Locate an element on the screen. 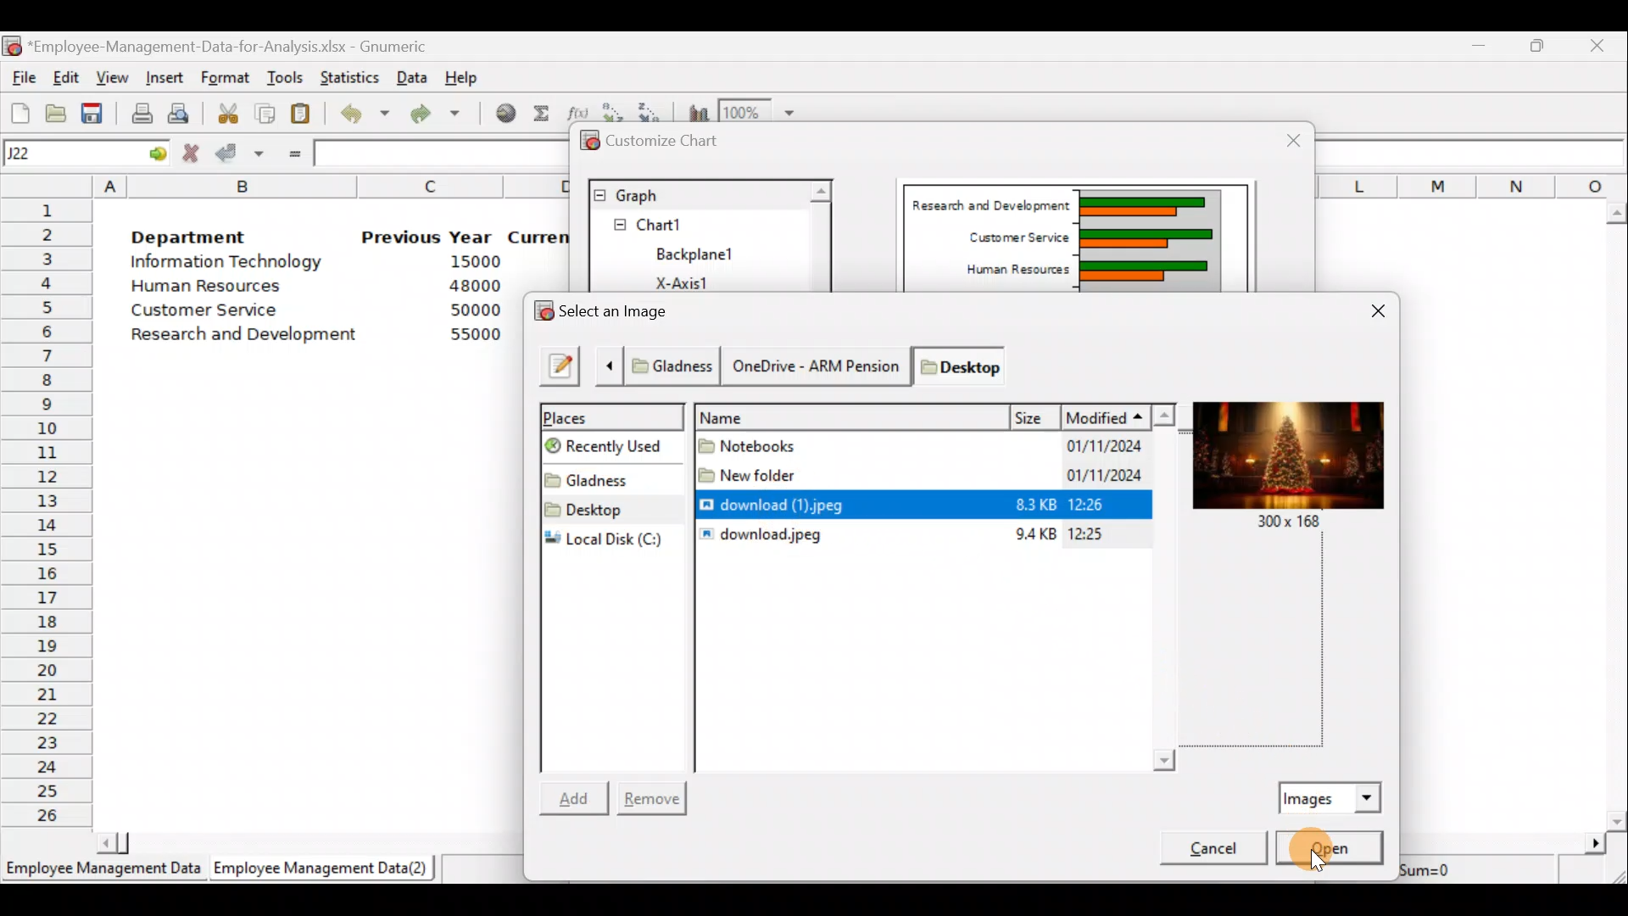  Undo last action is located at coordinates (366, 117).